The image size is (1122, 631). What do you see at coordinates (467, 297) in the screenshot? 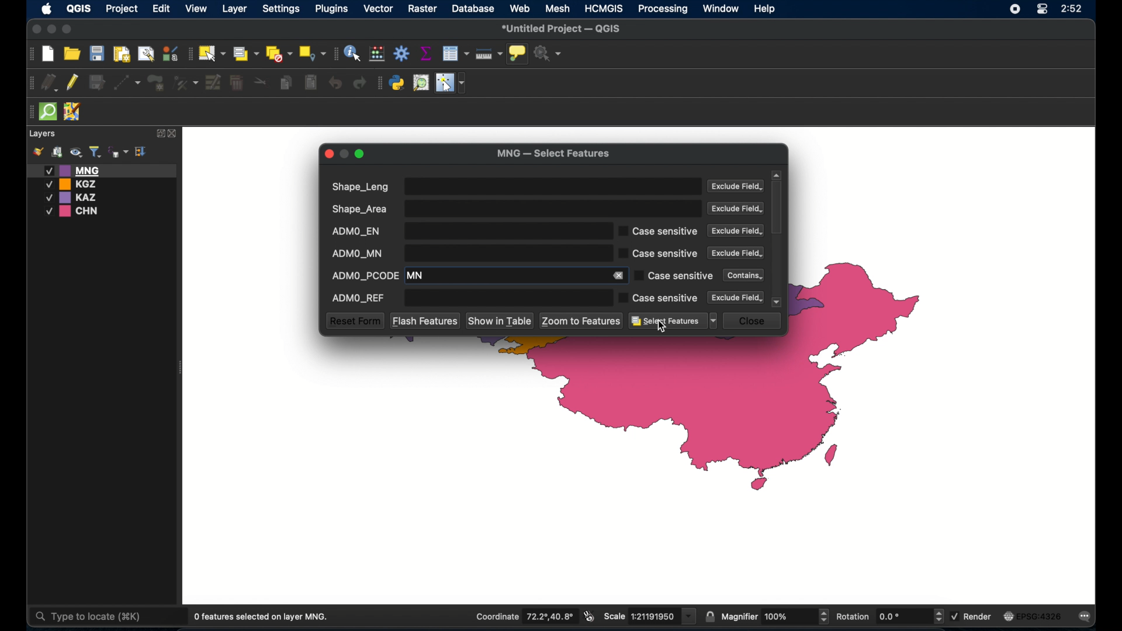
I see `ADMP_REF` at bounding box center [467, 297].